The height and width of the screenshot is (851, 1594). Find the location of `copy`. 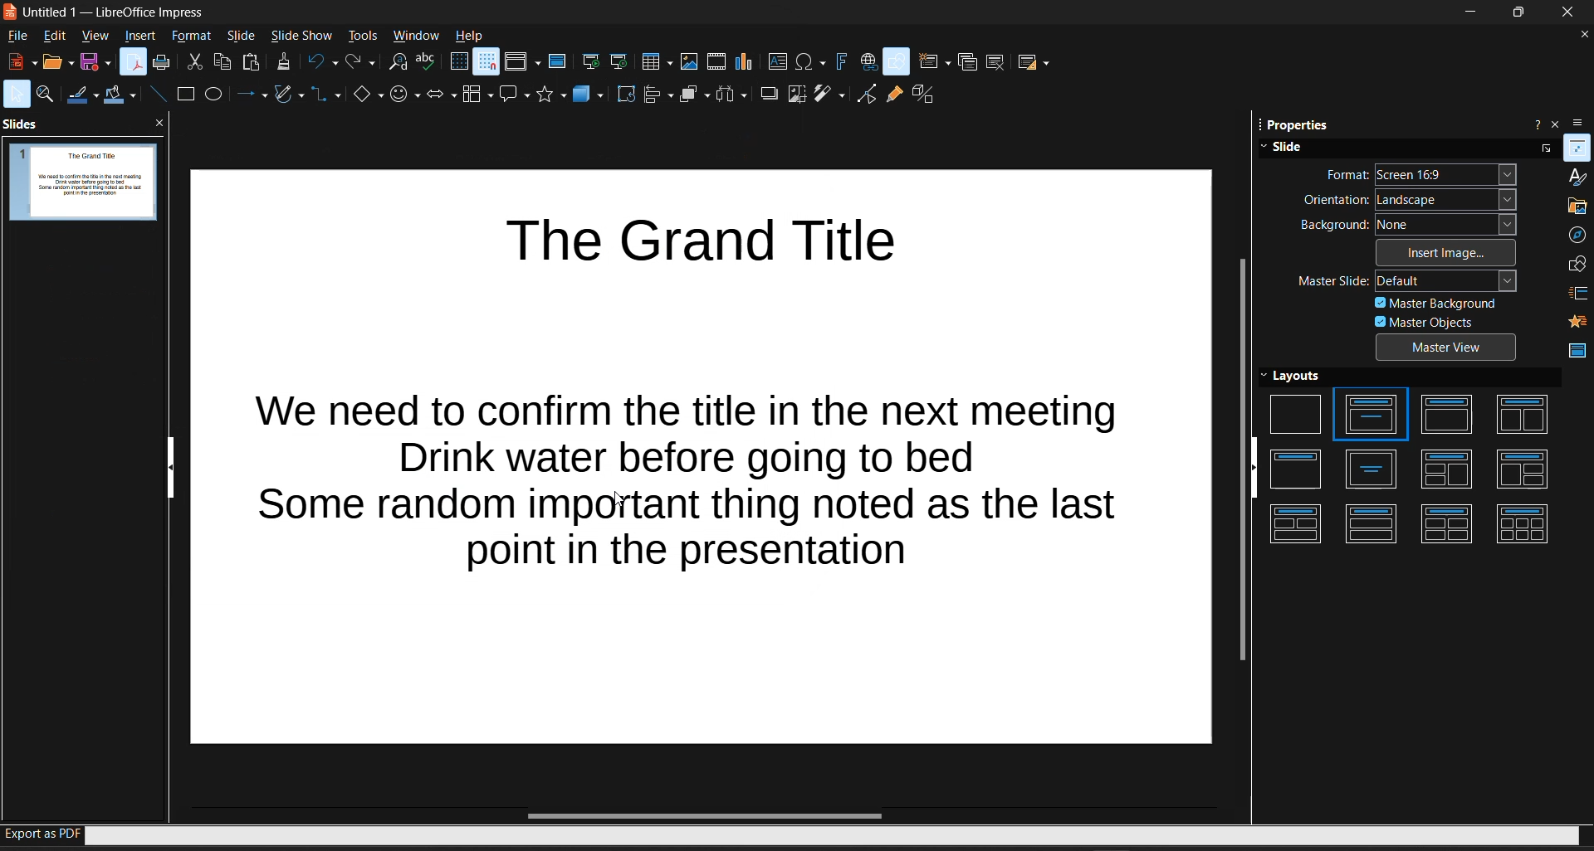

copy is located at coordinates (219, 61).